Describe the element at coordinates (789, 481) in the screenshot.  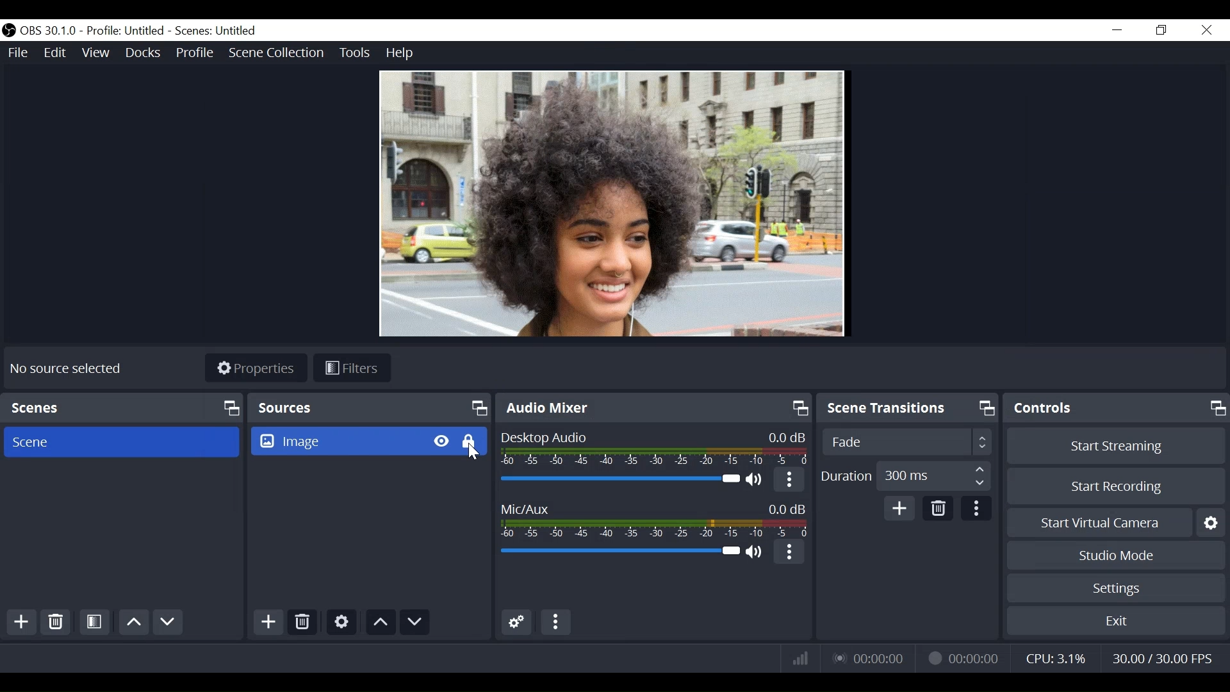
I see `more options` at that location.